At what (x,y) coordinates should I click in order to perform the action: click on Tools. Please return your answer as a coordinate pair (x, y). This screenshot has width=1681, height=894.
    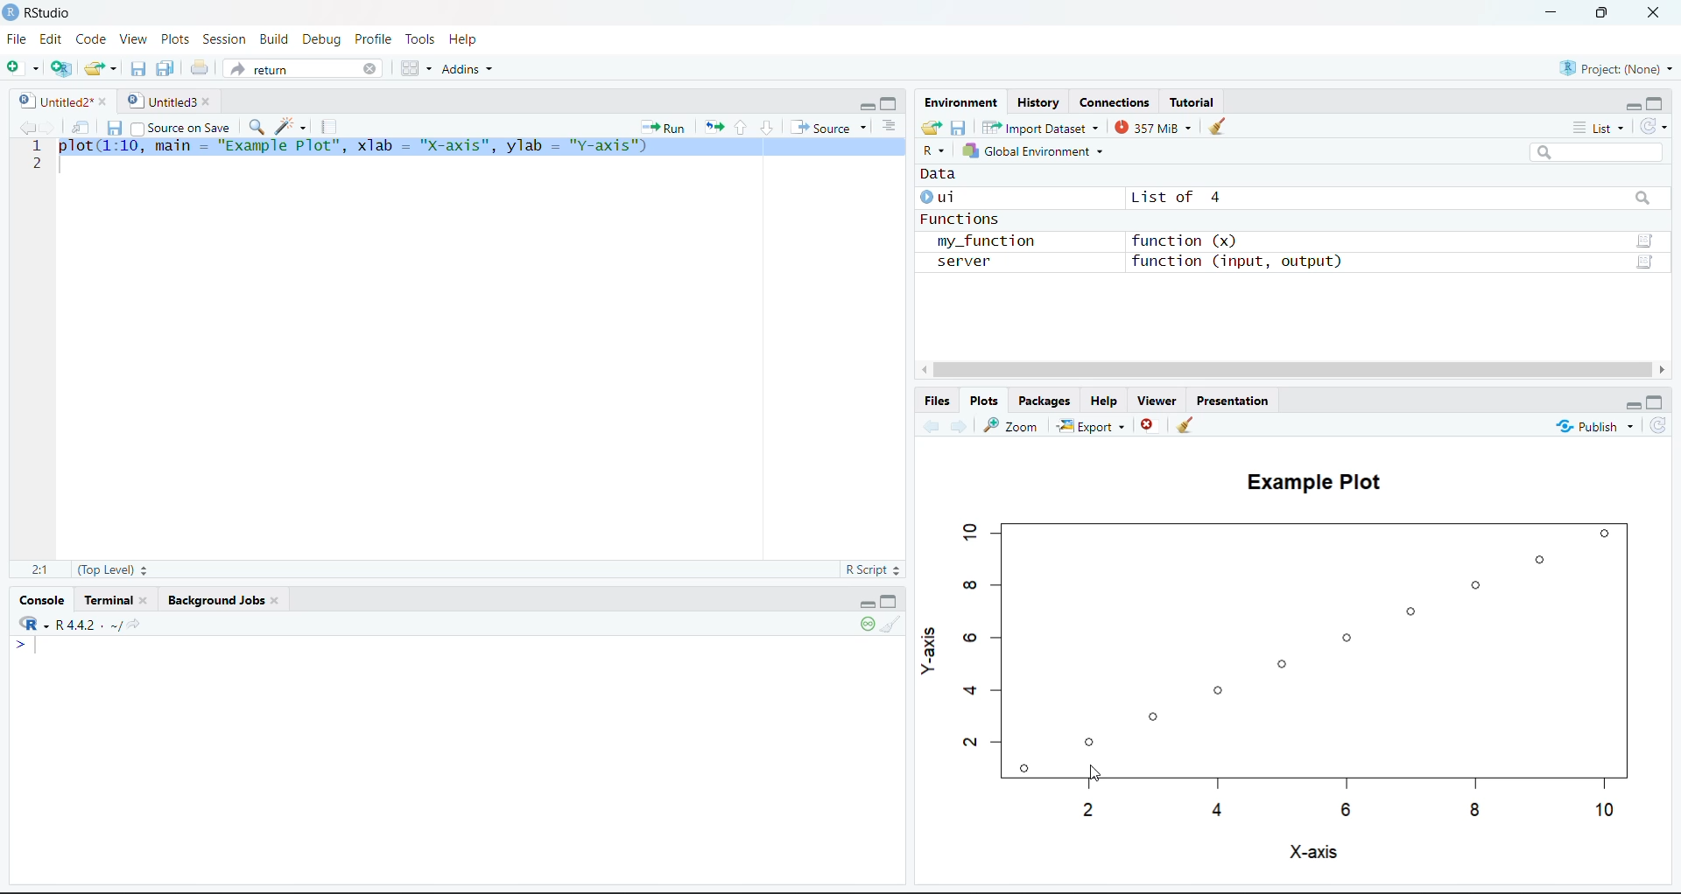
    Looking at the image, I should click on (422, 39).